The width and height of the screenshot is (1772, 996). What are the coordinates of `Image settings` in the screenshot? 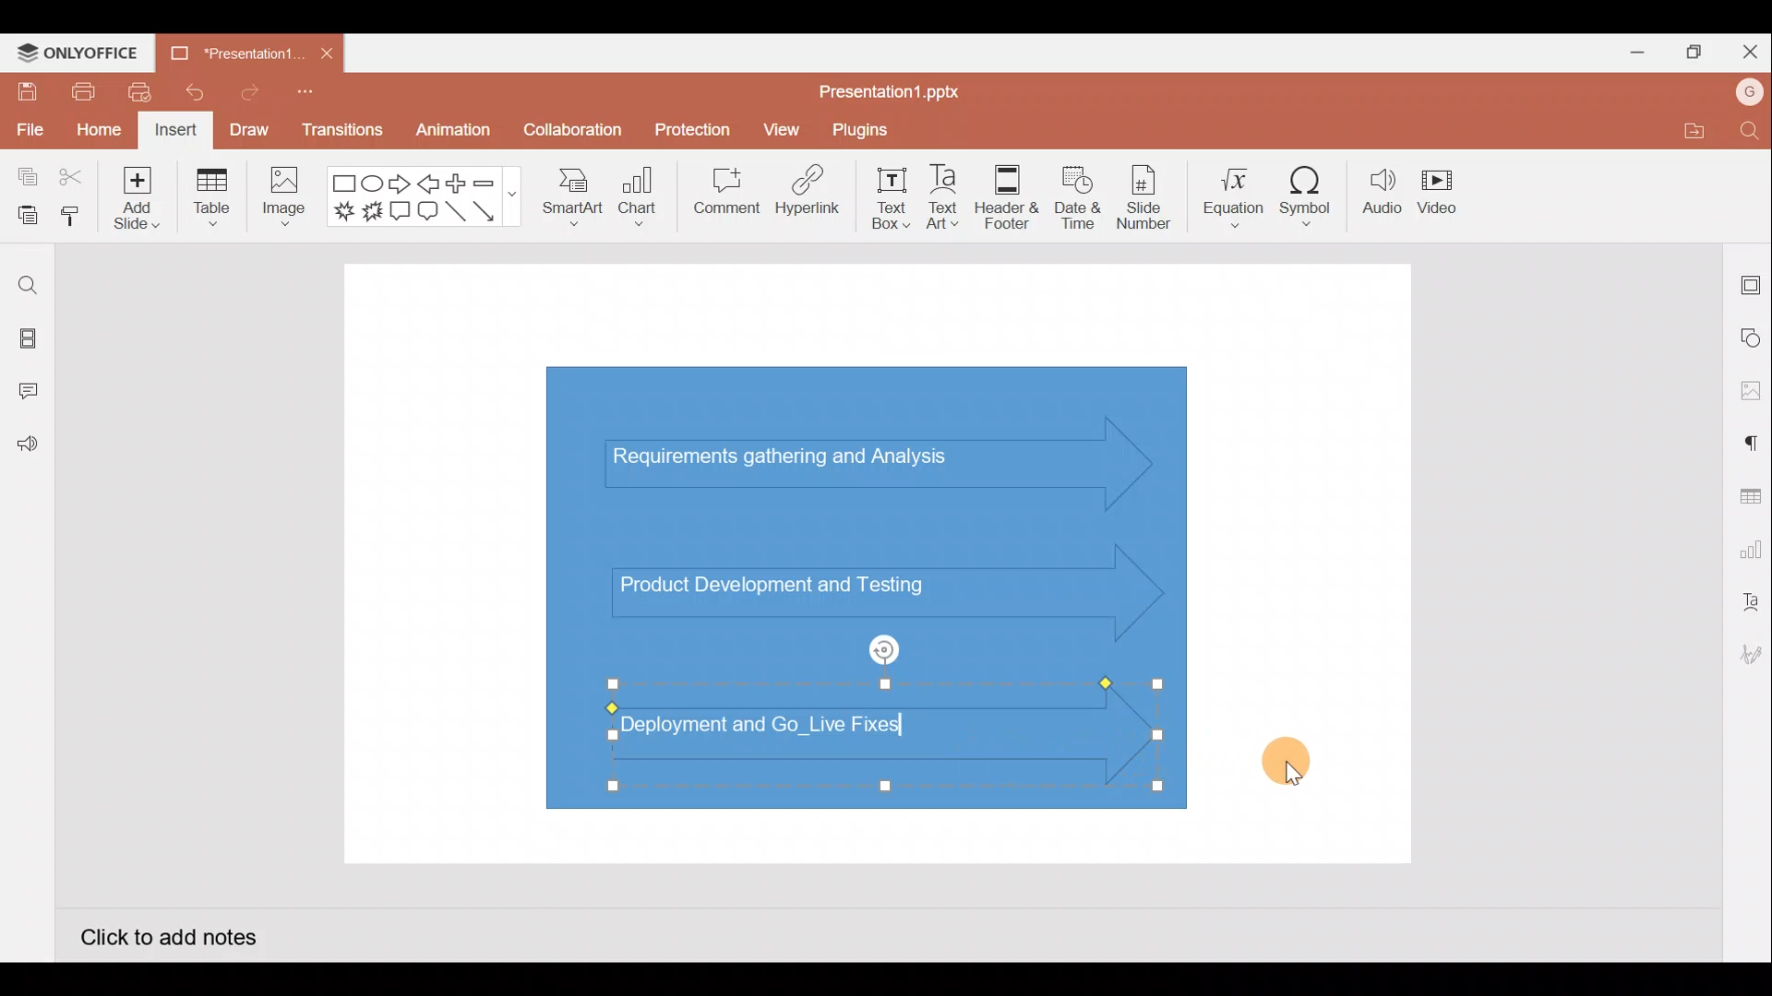 It's located at (1751, 391).